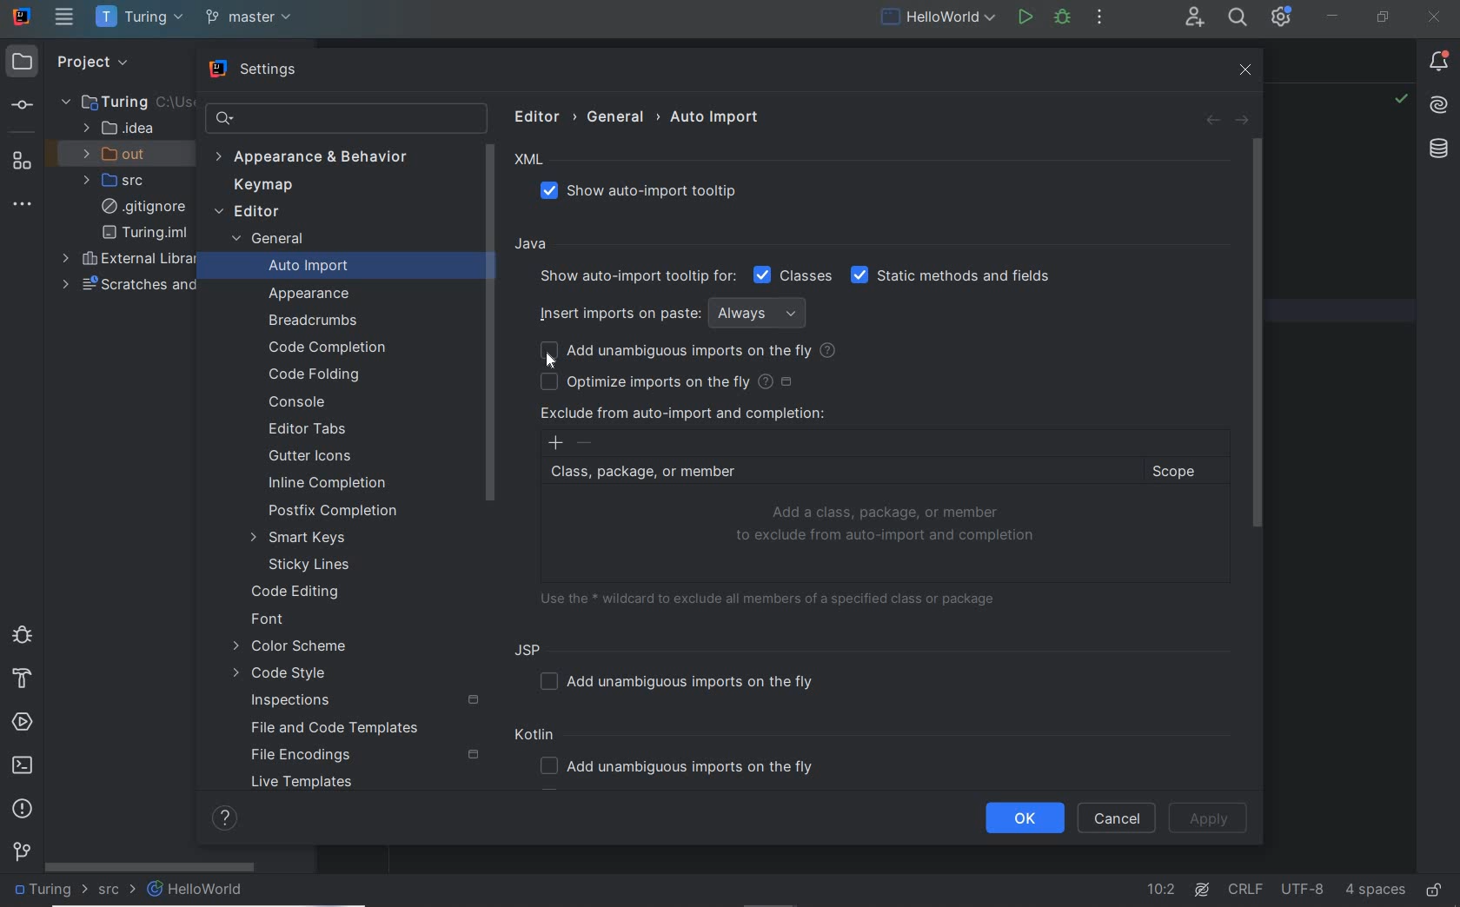 The image size is (1460, 907). Describe the element at coordinates (119, 129) in the screenshot. I see `.idea` at that location.